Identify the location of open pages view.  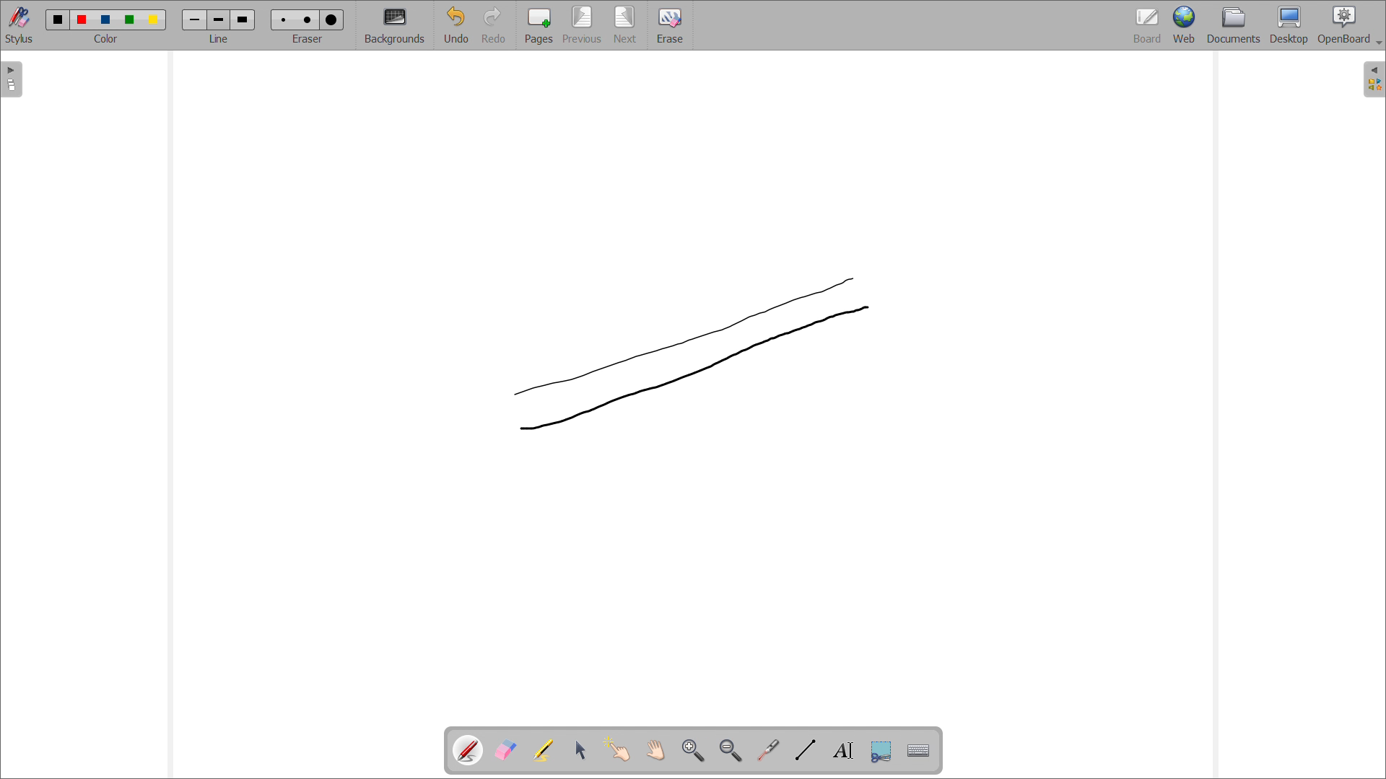
(12, 79).